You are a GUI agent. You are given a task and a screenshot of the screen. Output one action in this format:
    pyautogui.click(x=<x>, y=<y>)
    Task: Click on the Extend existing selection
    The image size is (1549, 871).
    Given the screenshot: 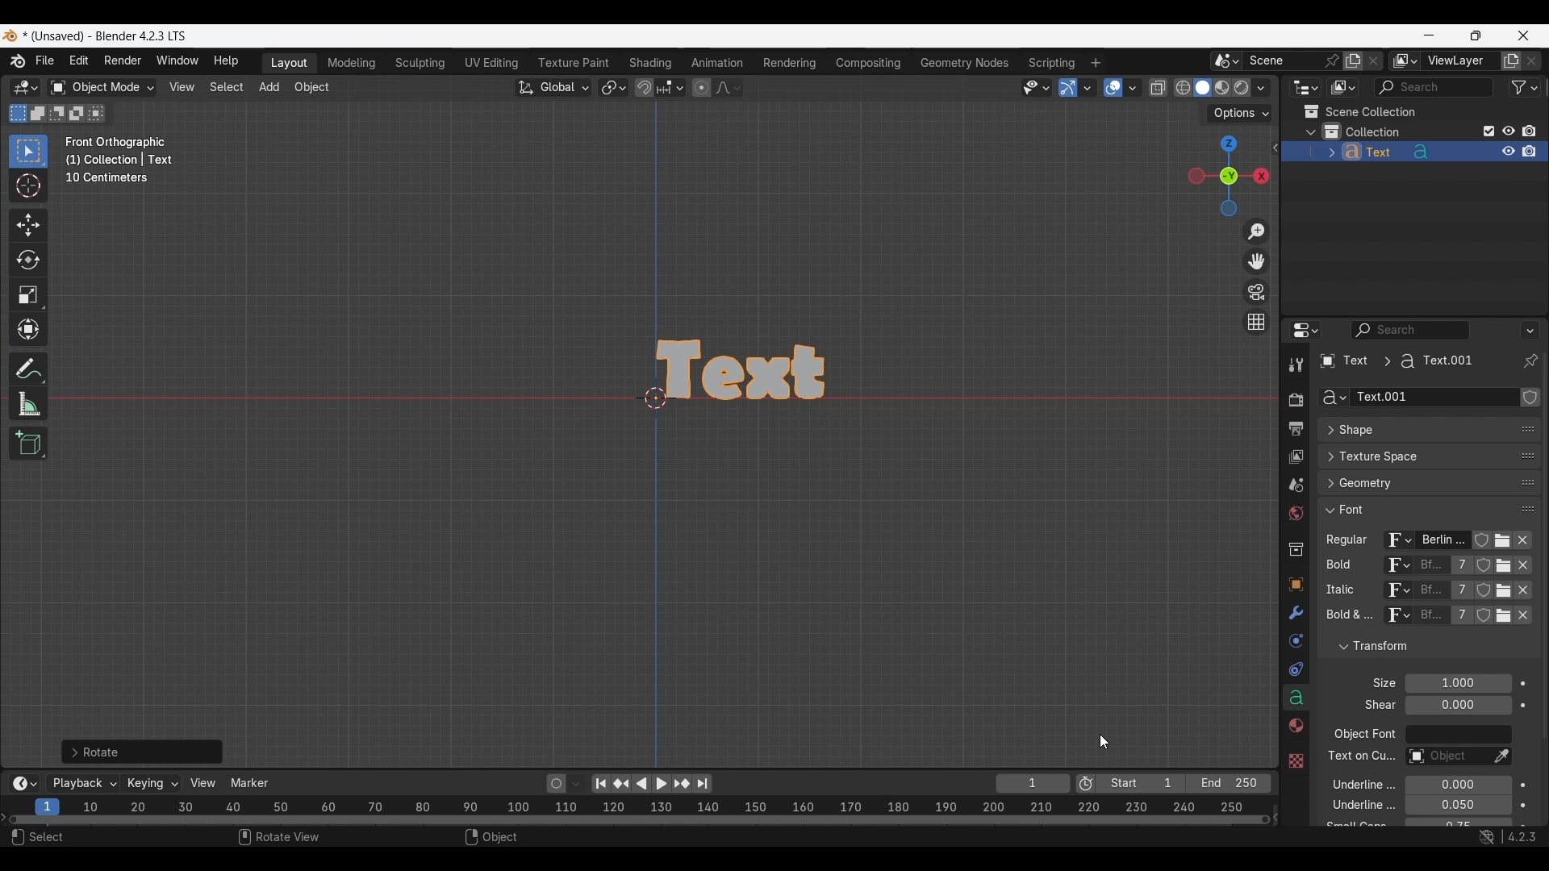 What is the action you would take?
    pyautogui.click(x=38, y=114)
    